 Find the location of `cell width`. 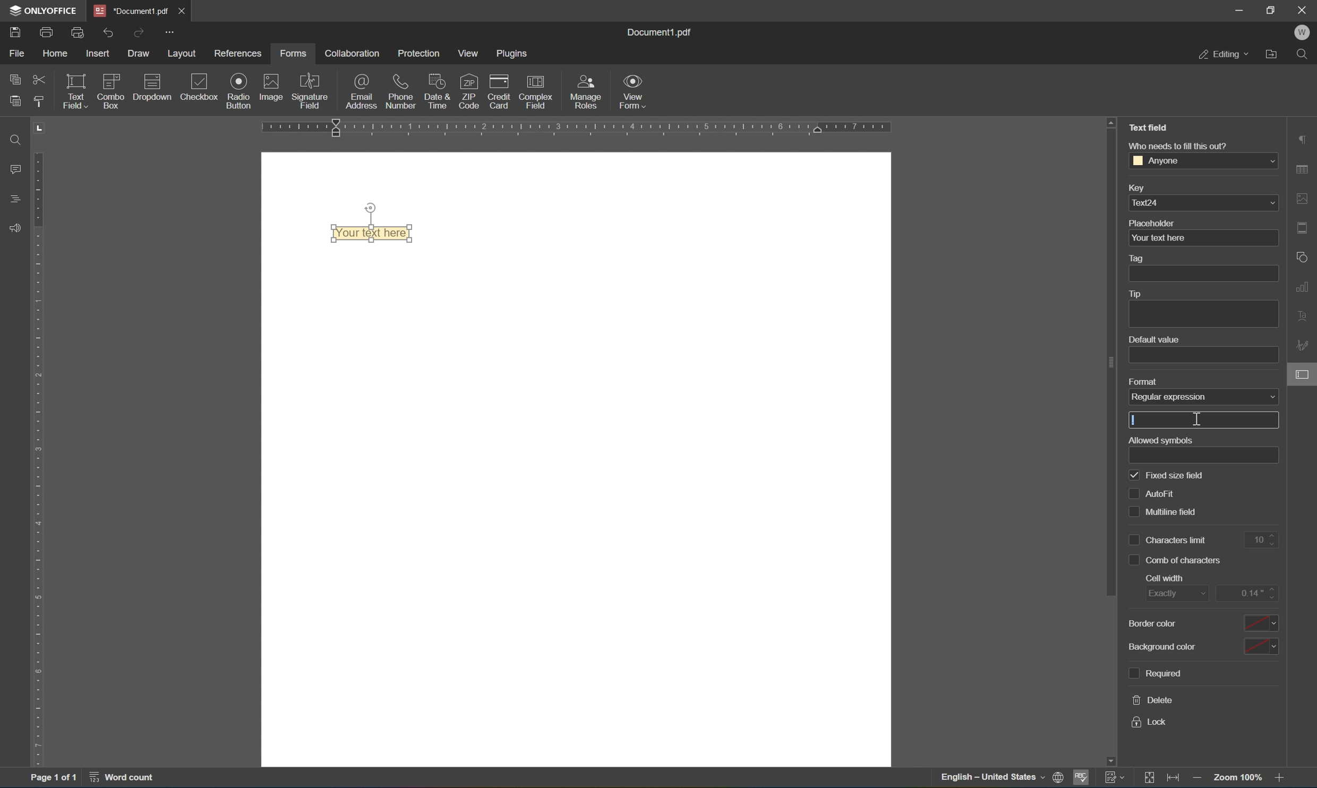

cell width is located at coordinates (1165, 578).